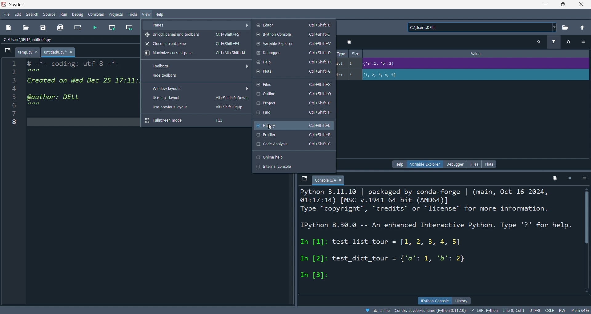 This screenshot has height=314, width=591. What do you see at coordinates (146, 14) in the screenshot?
I see `view` at bounding box center [146, 14].